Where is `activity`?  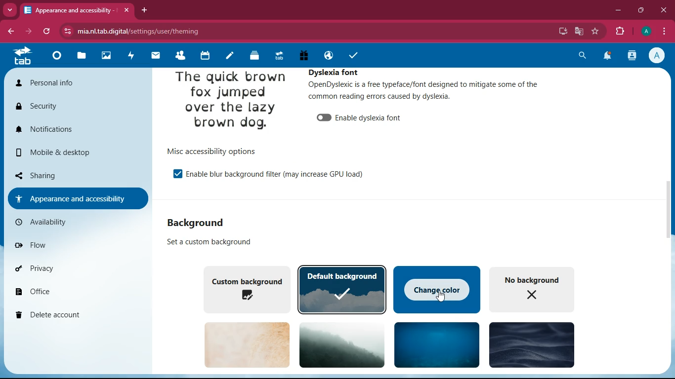
activity is located at coordinates (633, 55).